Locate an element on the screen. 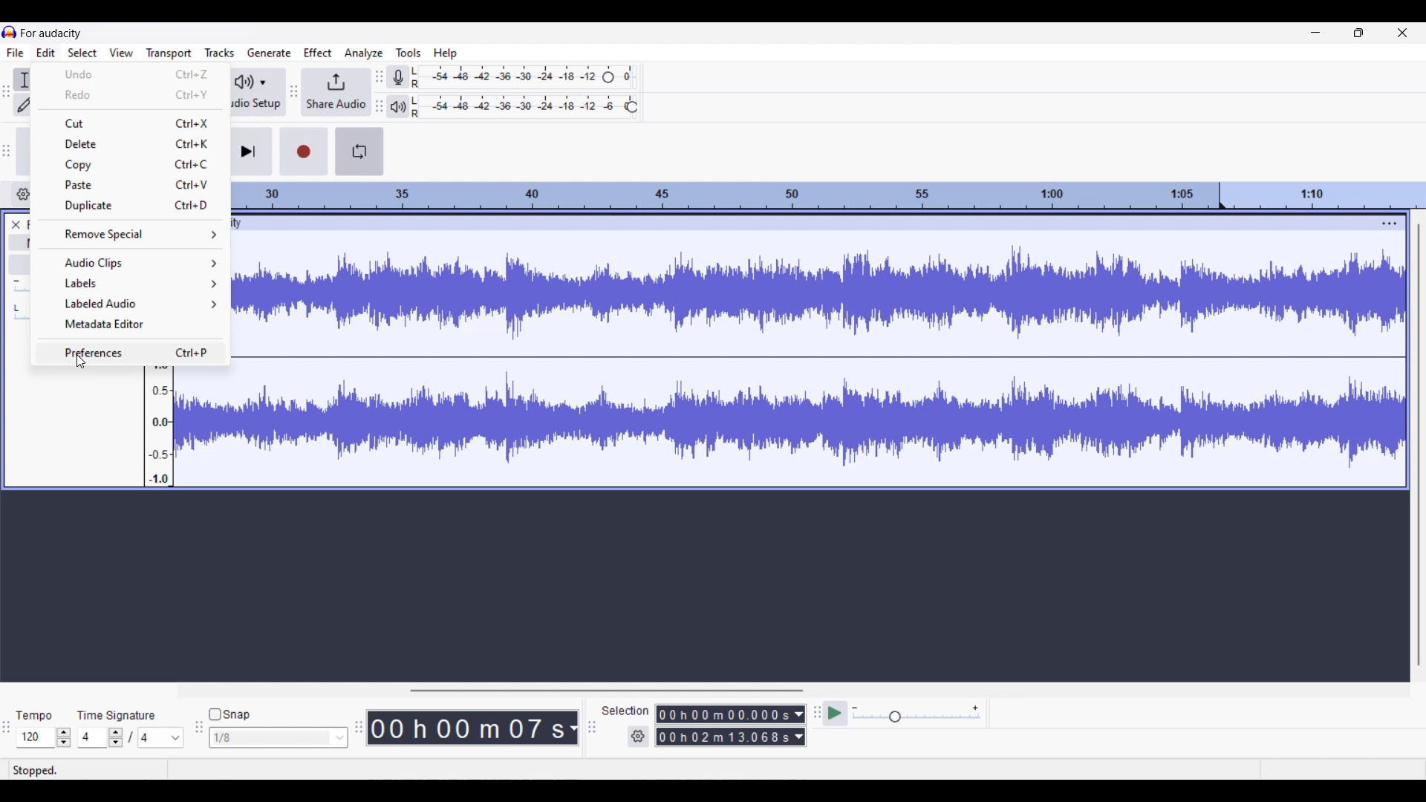 The image size is (1426, 802). Select menu is located at coordinates (82, 53).